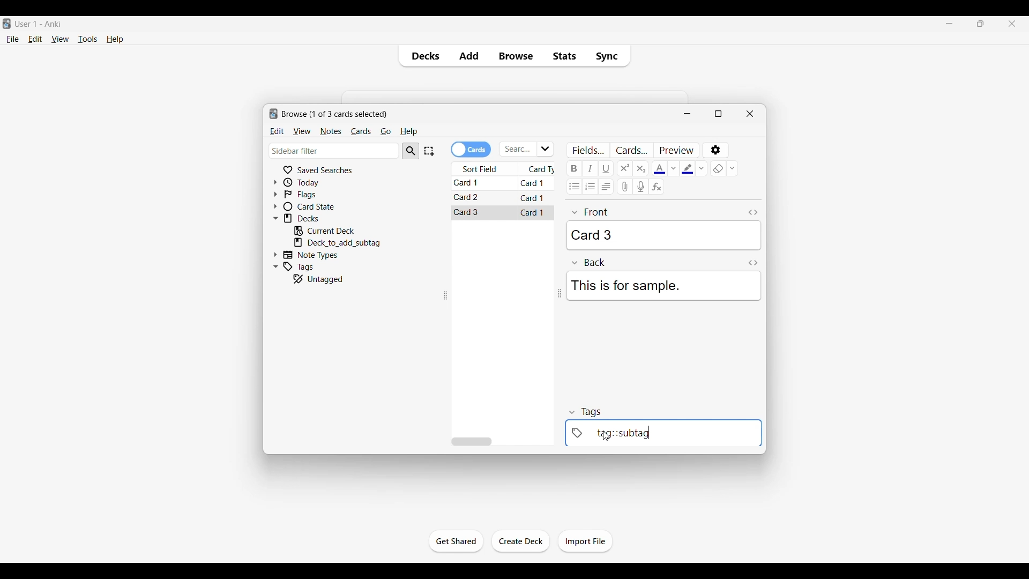 Image resolution: width=1029 pixels, height=579 pixels. What do you see at coordinates (533, 183) in the screenshot?
I see `Card 1` at bounding box center [533, 183].